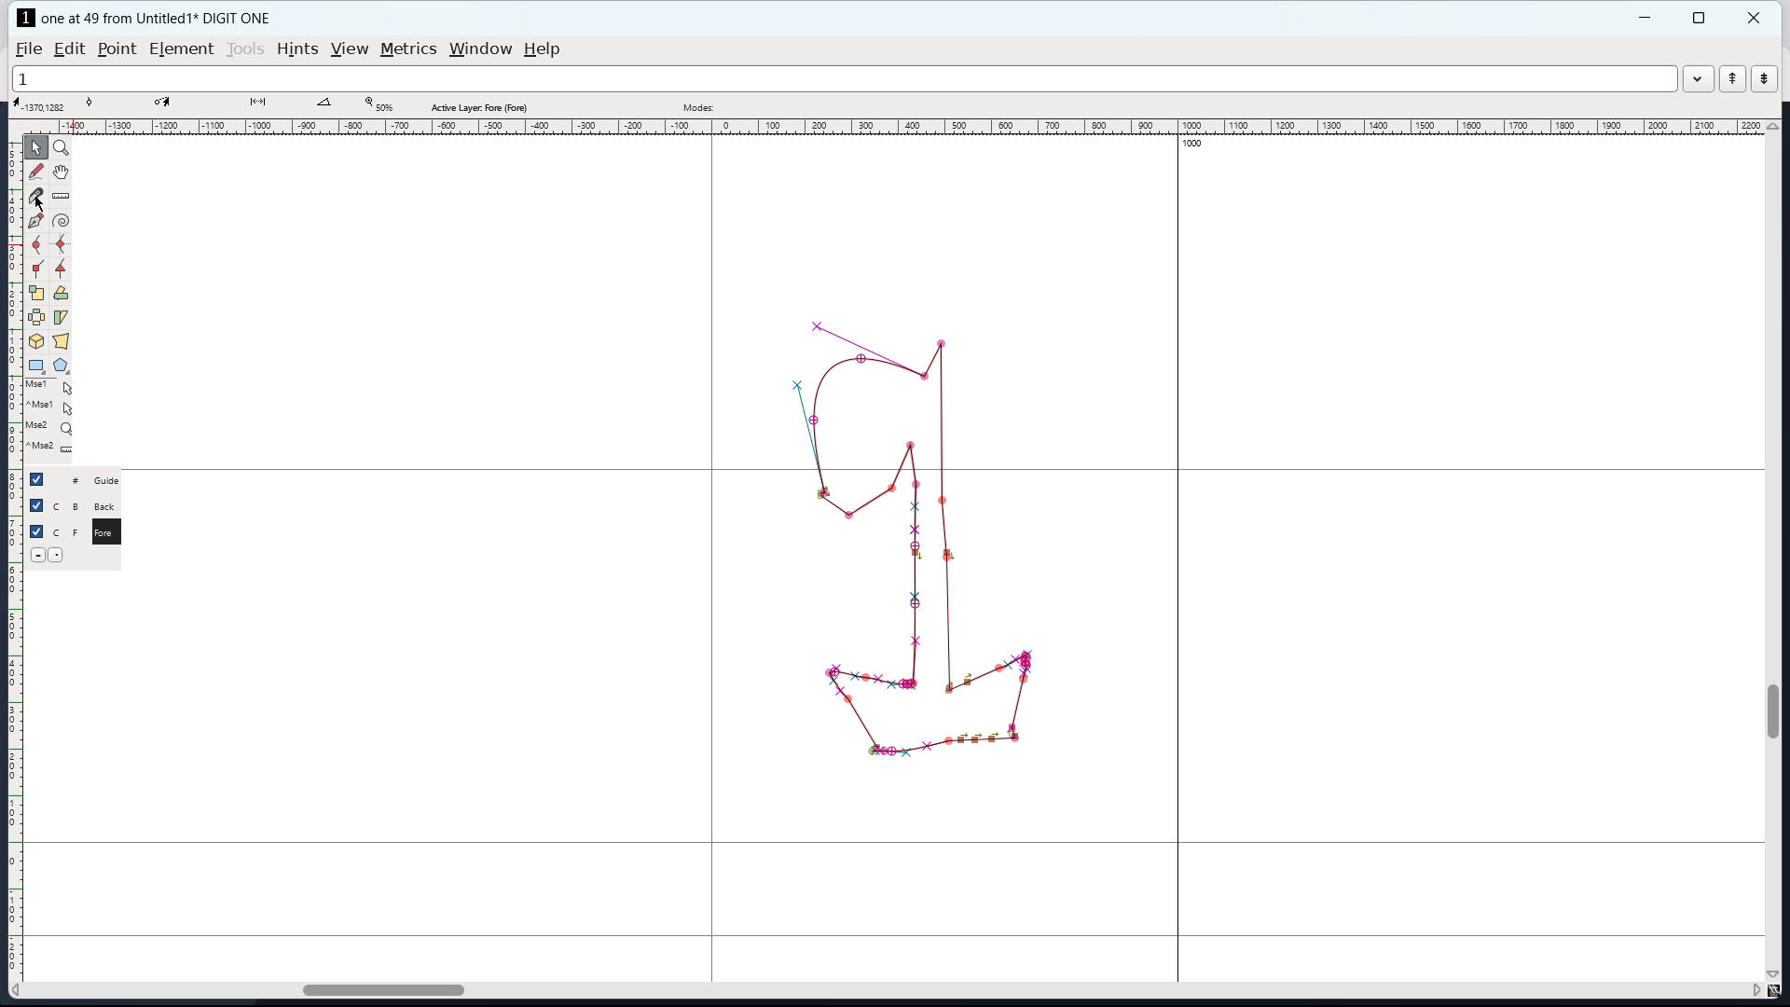  I want to click on 1, so click(843, 79).